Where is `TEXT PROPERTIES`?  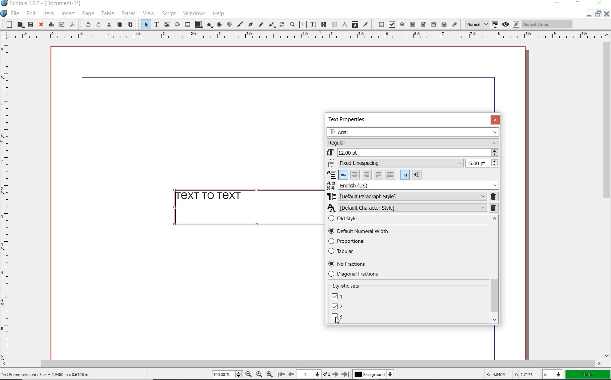 TEXT PROPERTIES is located at coordinates (350, 119).